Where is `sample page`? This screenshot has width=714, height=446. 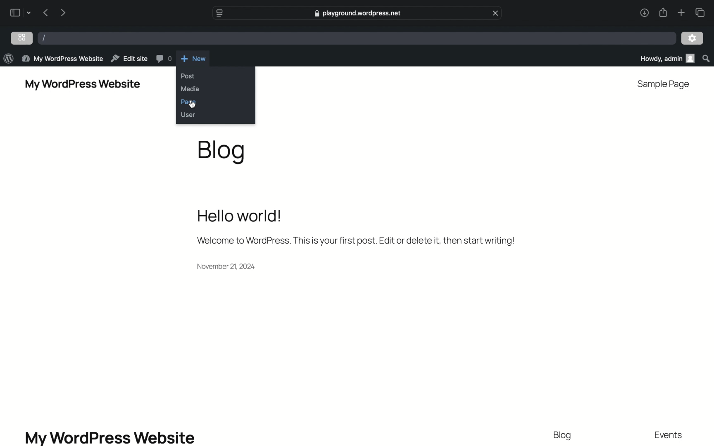 sample page is located at coordinates (664, 85).